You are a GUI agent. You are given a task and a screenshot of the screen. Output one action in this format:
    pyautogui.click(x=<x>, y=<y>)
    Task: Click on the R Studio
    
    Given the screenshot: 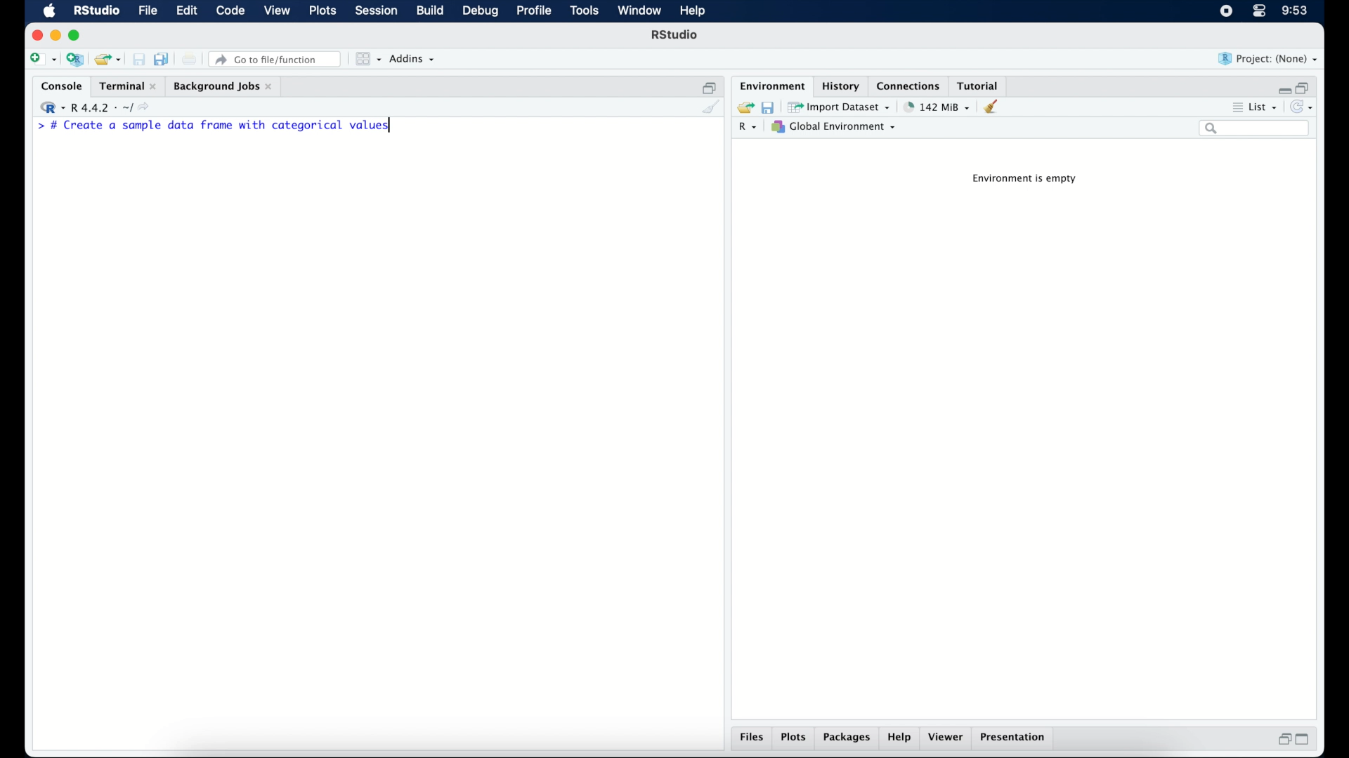 What is the action you would take?
    pyautogui.click(x=676, y=35)
    